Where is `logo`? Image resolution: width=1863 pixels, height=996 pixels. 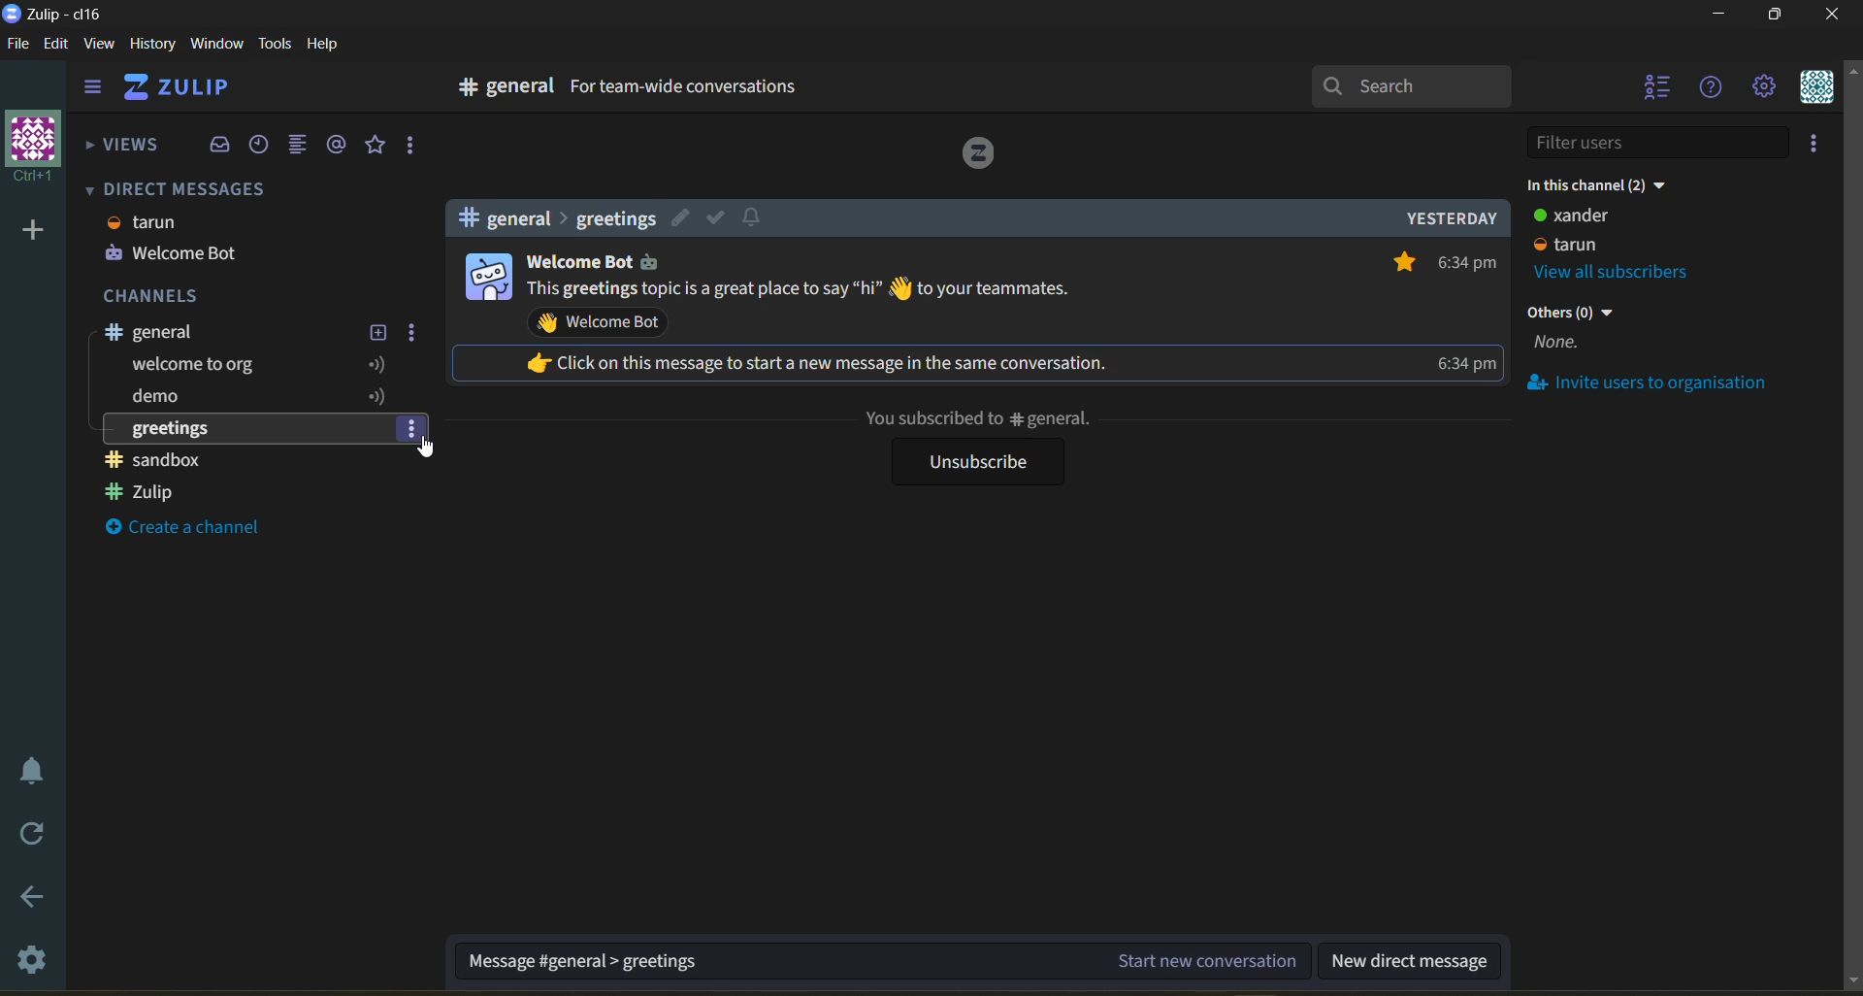
logo is located at coordinates (979, 156).